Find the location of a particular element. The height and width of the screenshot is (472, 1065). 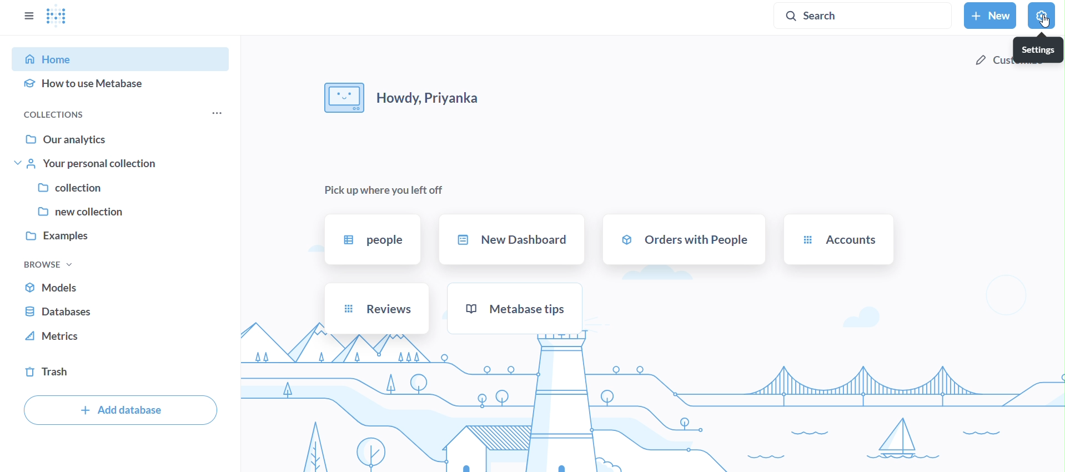

browse is located at coordinates (46, 265).